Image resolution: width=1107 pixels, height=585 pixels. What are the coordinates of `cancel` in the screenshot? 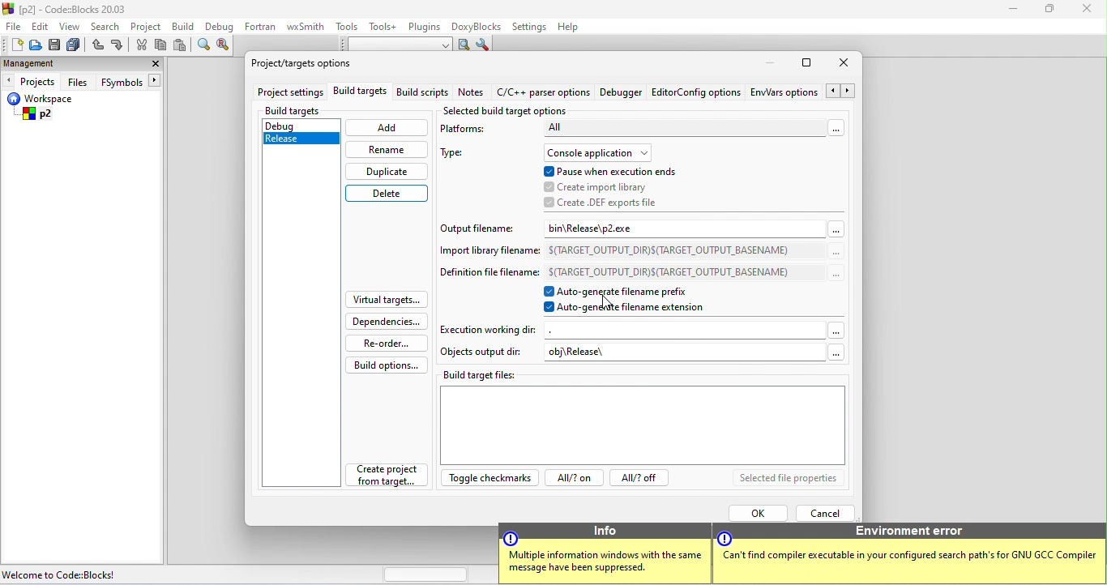 It's located at (827, 513).